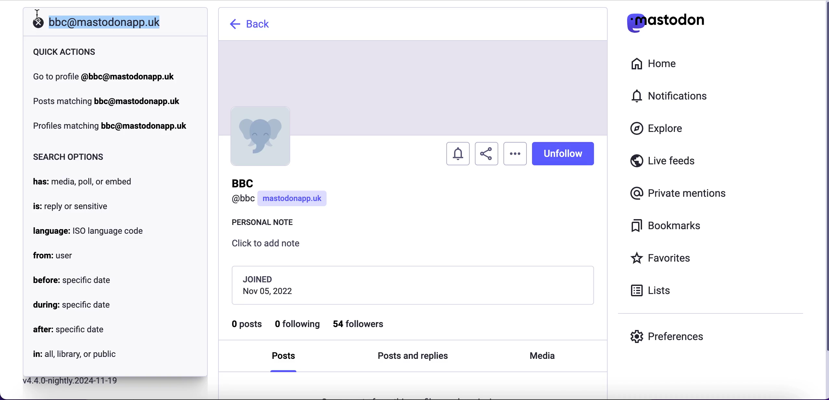  What do you see at coordinates (37, 26) in the screenshot?
I see `close` at bounding box center [37, 26].